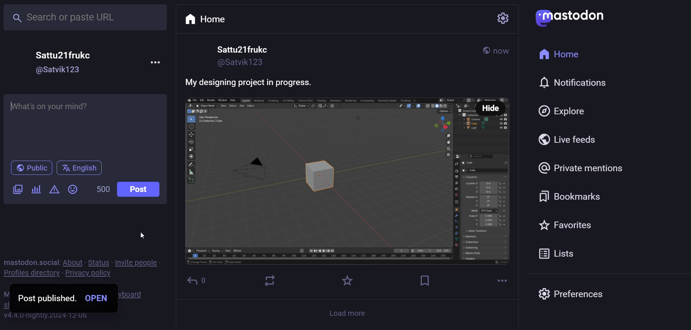 This screenshot has height=330, width=691. What do you see at coordinates (243, 65) in the screenshot?
I see `id` at bounding box center [243, 65].